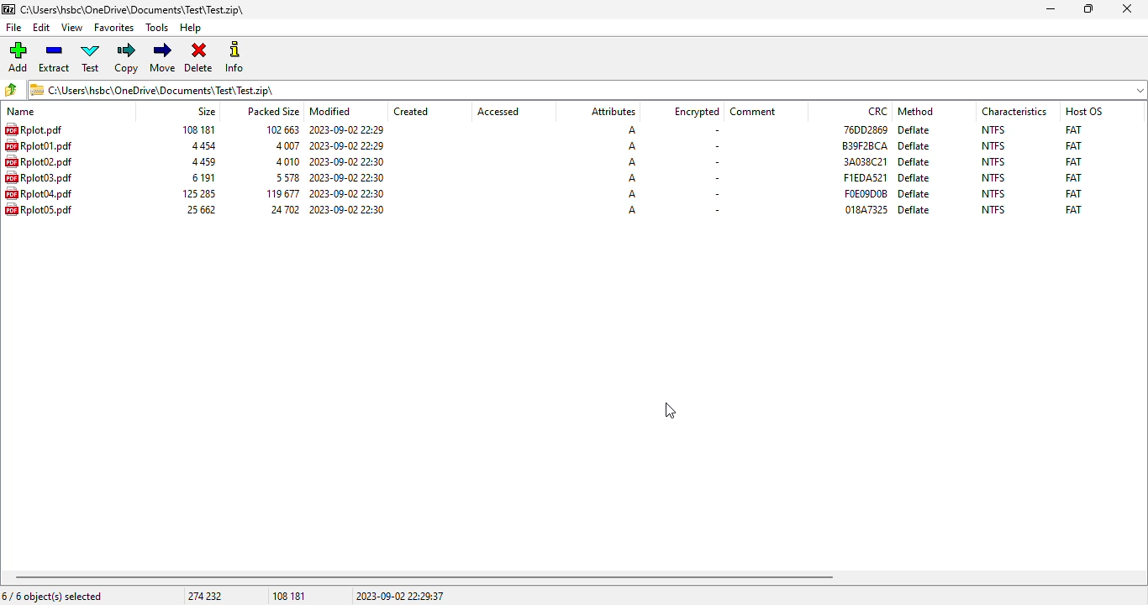 Image resolution: width=1148 pixels, height=605 pixels. I want to click on file, so click(15, 28).